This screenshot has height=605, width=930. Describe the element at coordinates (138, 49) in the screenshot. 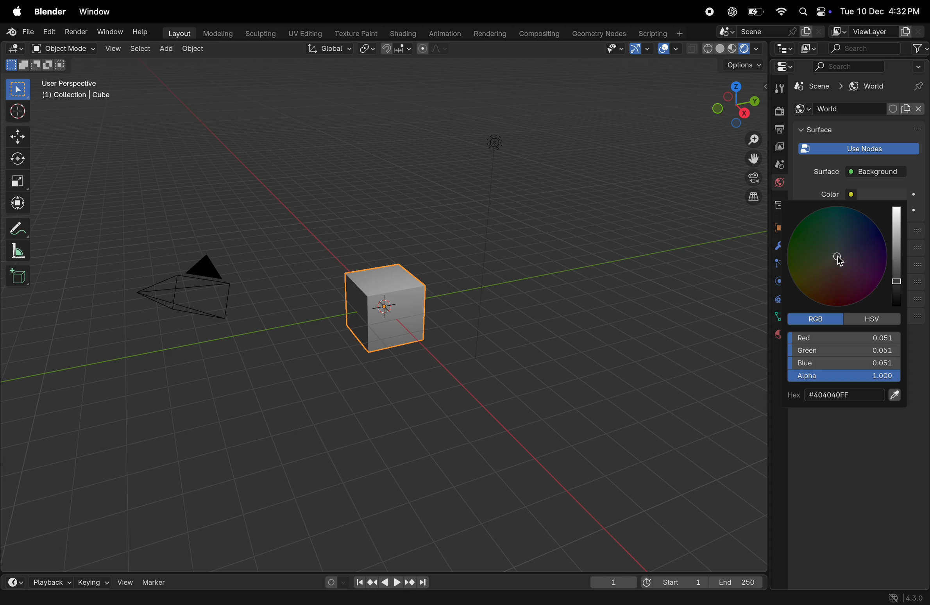

I see `select` at that location.